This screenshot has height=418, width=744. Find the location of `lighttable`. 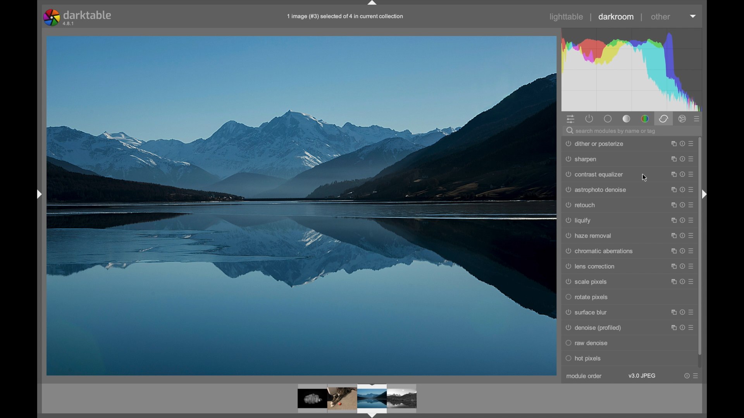

lighttable is located at coordinates (567, 17).